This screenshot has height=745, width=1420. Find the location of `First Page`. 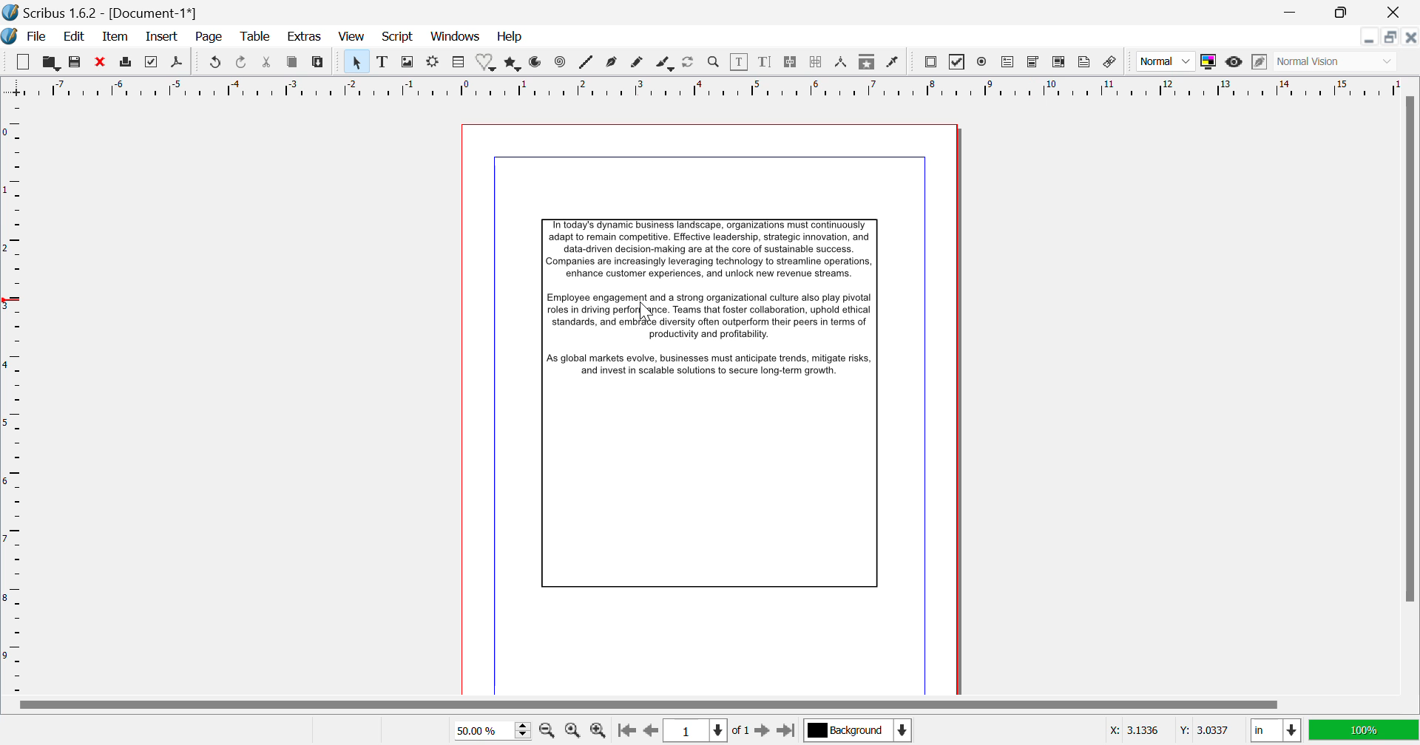

First Page is located at coordinates (626, 731).